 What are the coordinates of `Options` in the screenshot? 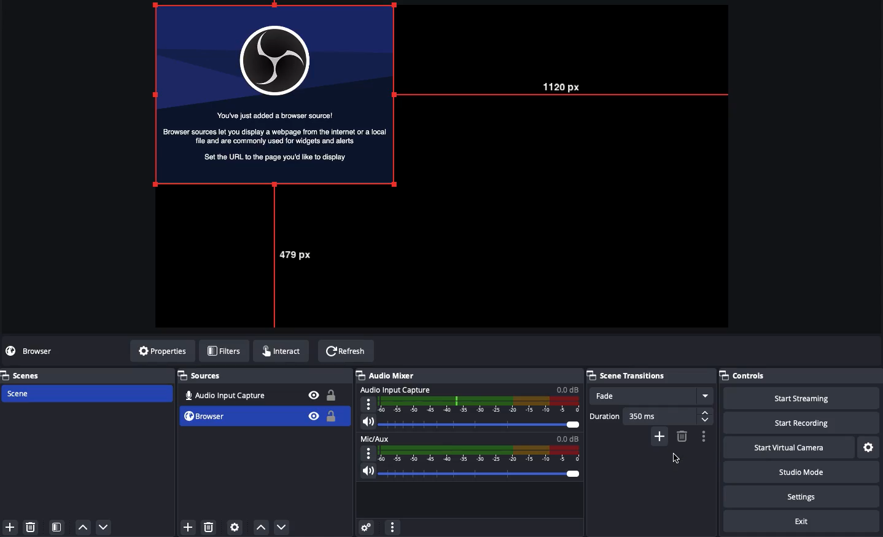 It's located at (704, 436).